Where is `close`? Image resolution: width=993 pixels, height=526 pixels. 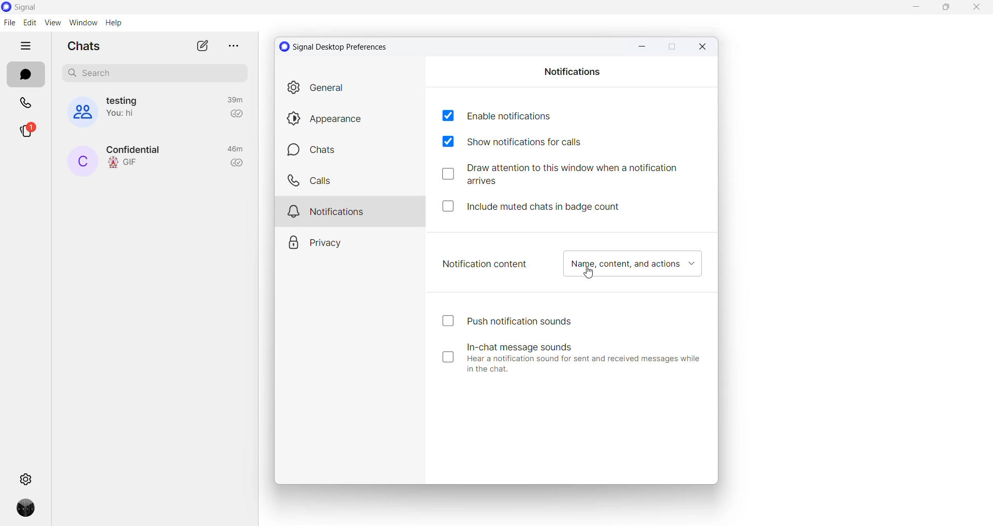
close is located at coordinates (976, 10).